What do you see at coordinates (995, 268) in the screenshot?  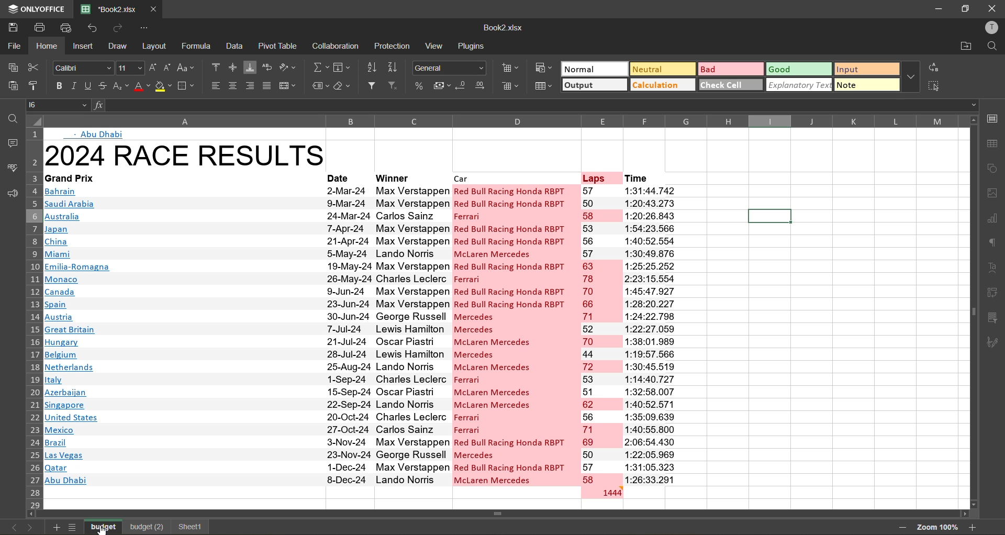 I see `text` at bounding box center [995, 268].